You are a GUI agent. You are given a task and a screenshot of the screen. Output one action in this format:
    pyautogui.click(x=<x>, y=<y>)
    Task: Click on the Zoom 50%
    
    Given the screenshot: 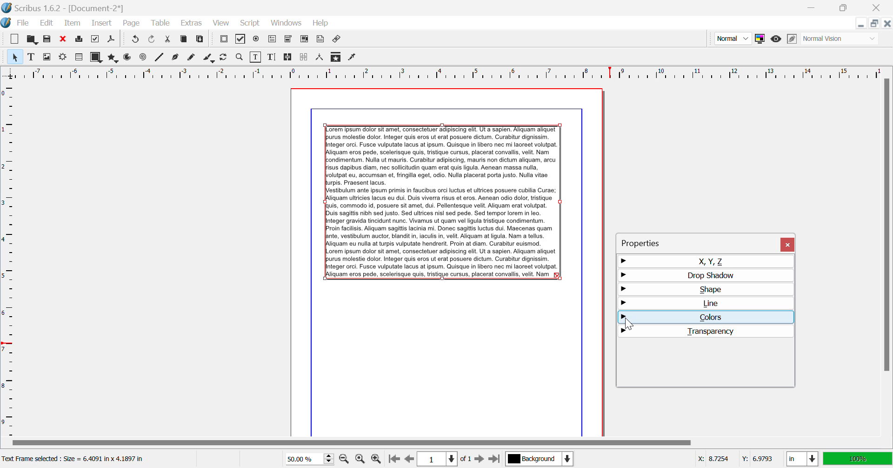 What is the action you would take?
    pyautogui.click(x=306, y=459)
    